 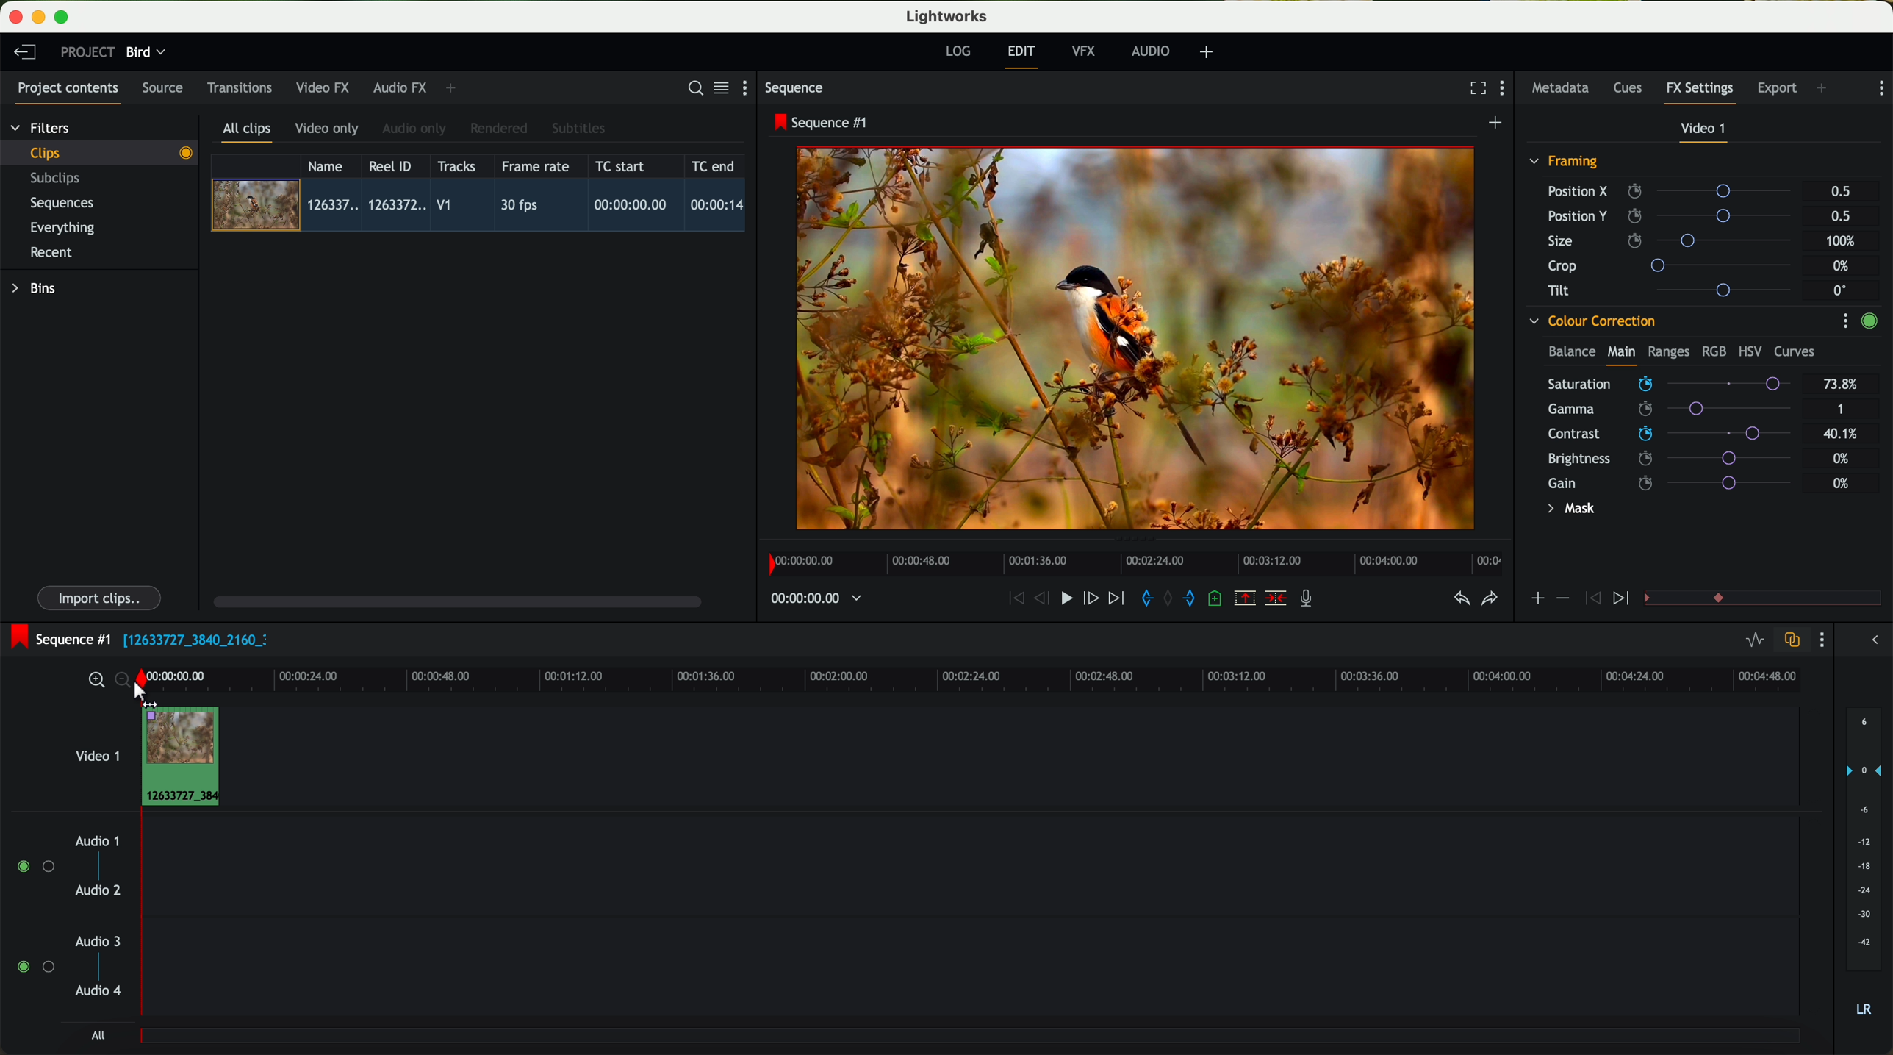 What do you see at coordinates (483, 207) in the screenshot?
I see `click on video` at bounding box center [483, 207].